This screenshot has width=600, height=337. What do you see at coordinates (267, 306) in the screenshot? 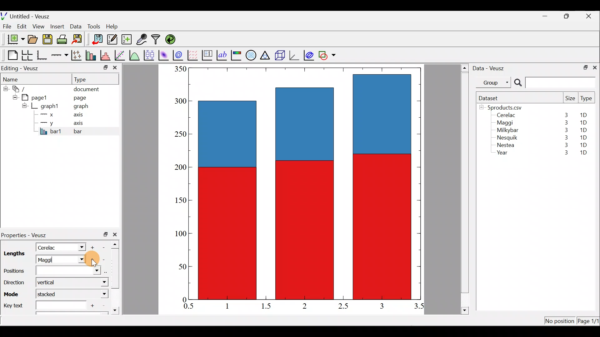
I see `1.5` at bounding box center [267, 306].